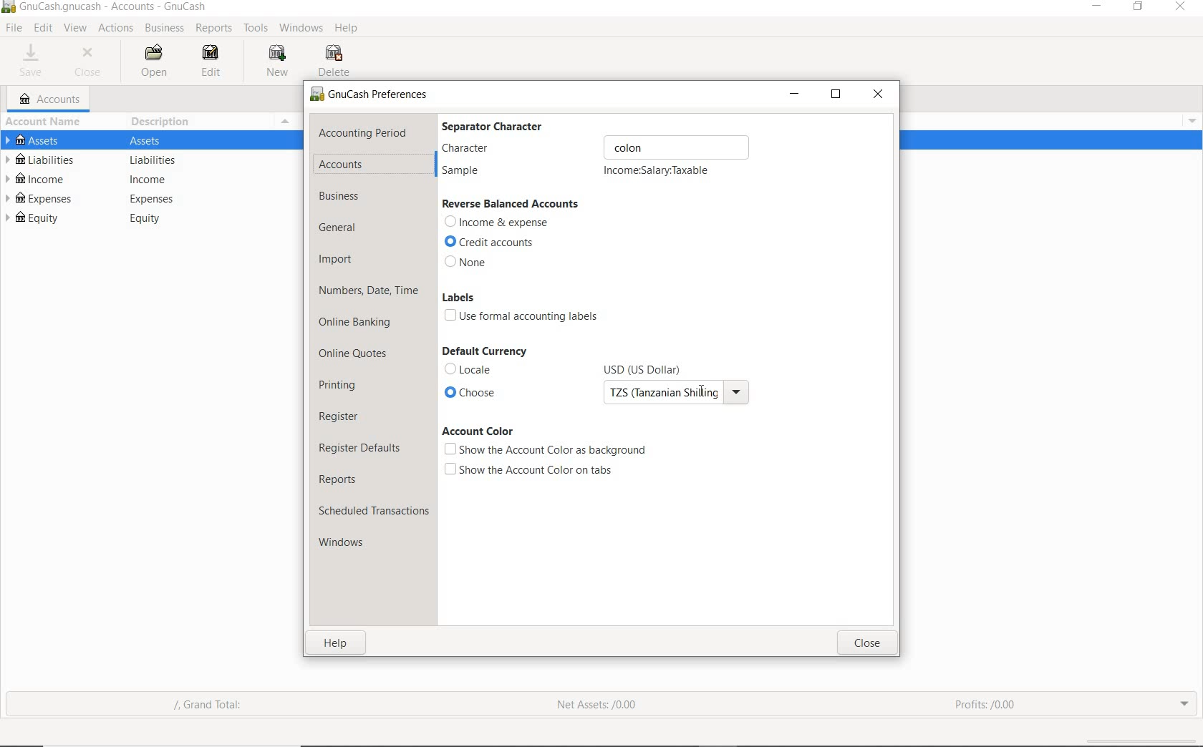 Image resolution: width=1203 pixels, height=747 pixels. I want to click on DELETE, so click(338, 61).